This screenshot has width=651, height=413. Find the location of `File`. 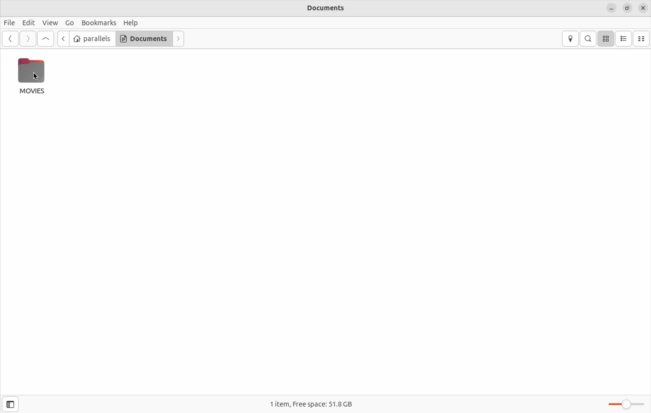

File is located at coordinates (10, 22).